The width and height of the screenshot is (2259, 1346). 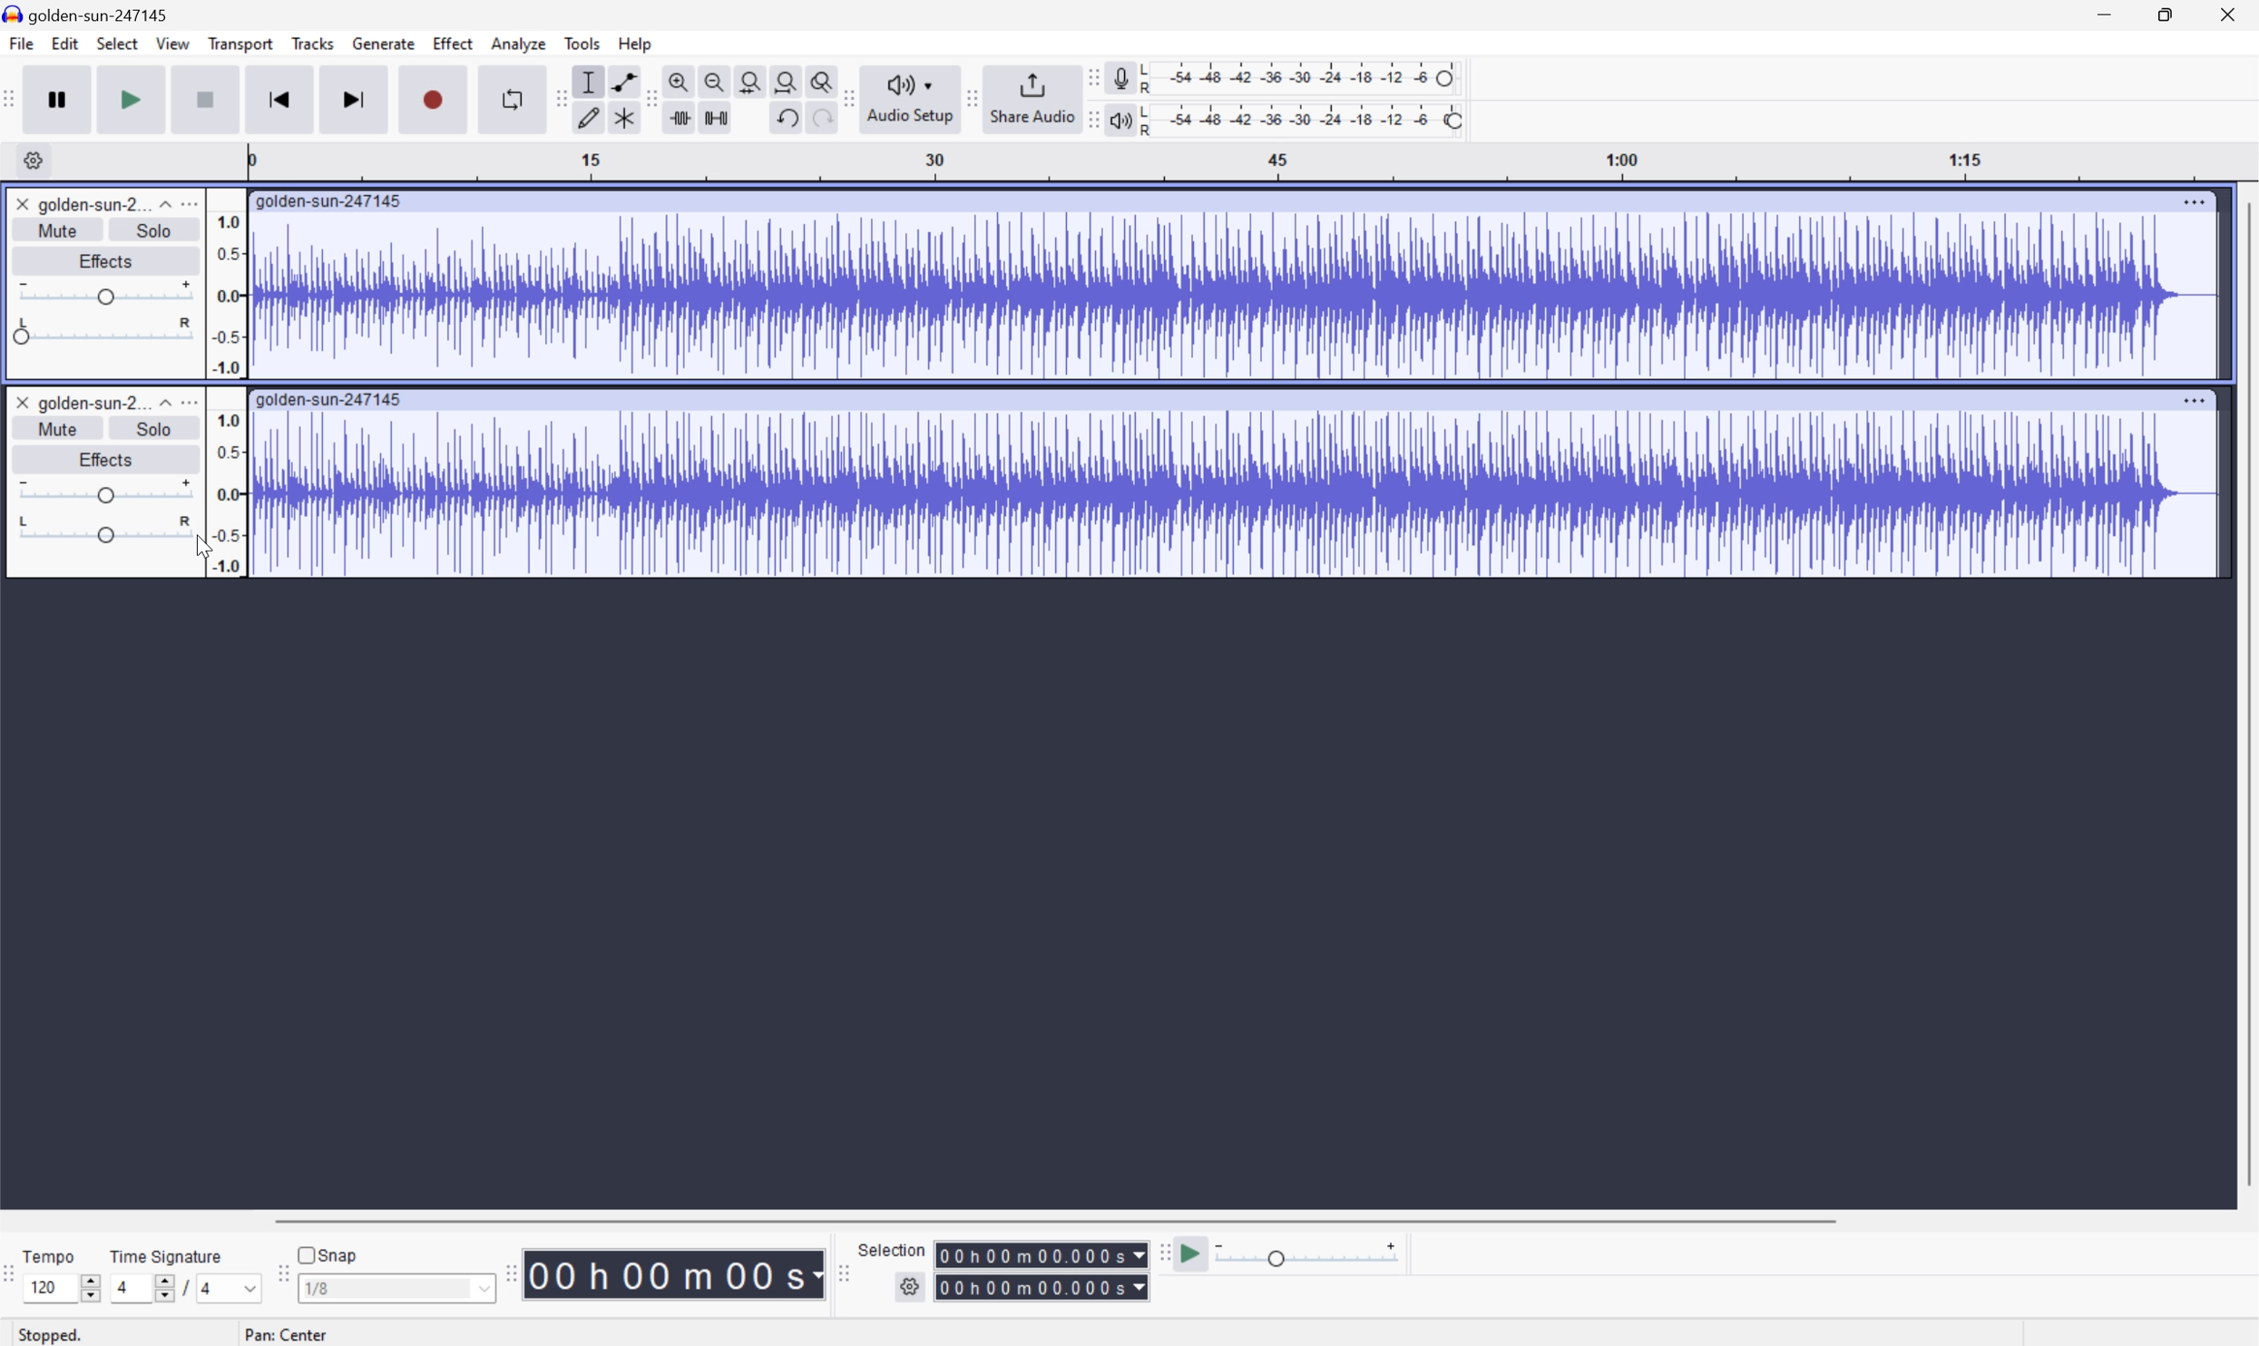 I want to click on 1/8, so click(x=400, y=1286).